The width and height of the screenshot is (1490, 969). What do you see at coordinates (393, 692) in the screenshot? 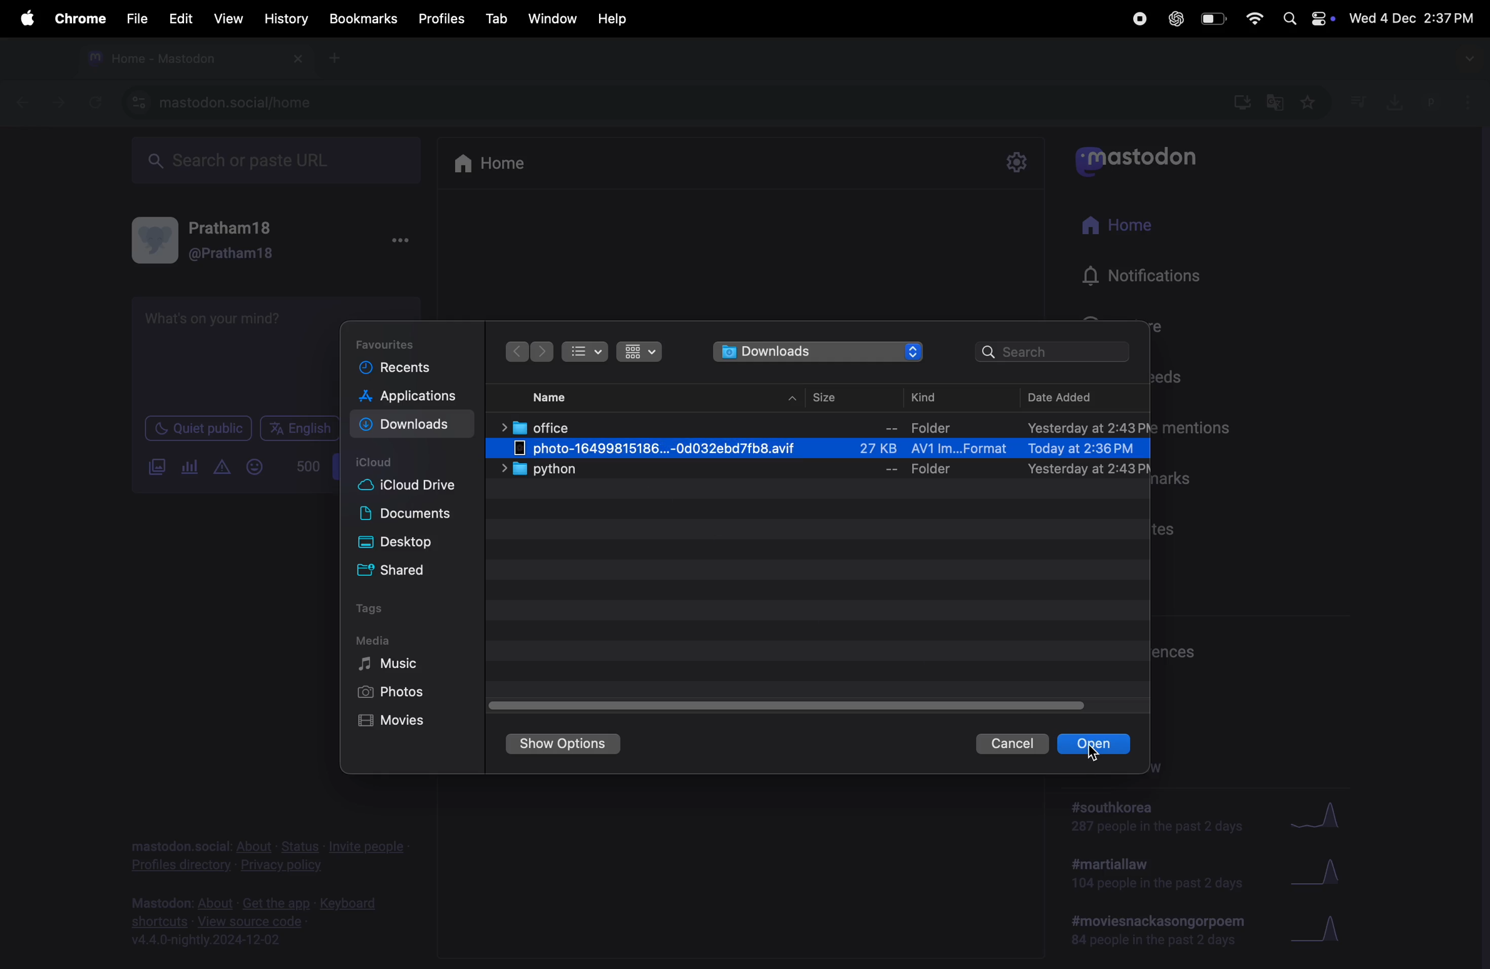
I see `photos` at bounding box center [393, 692].